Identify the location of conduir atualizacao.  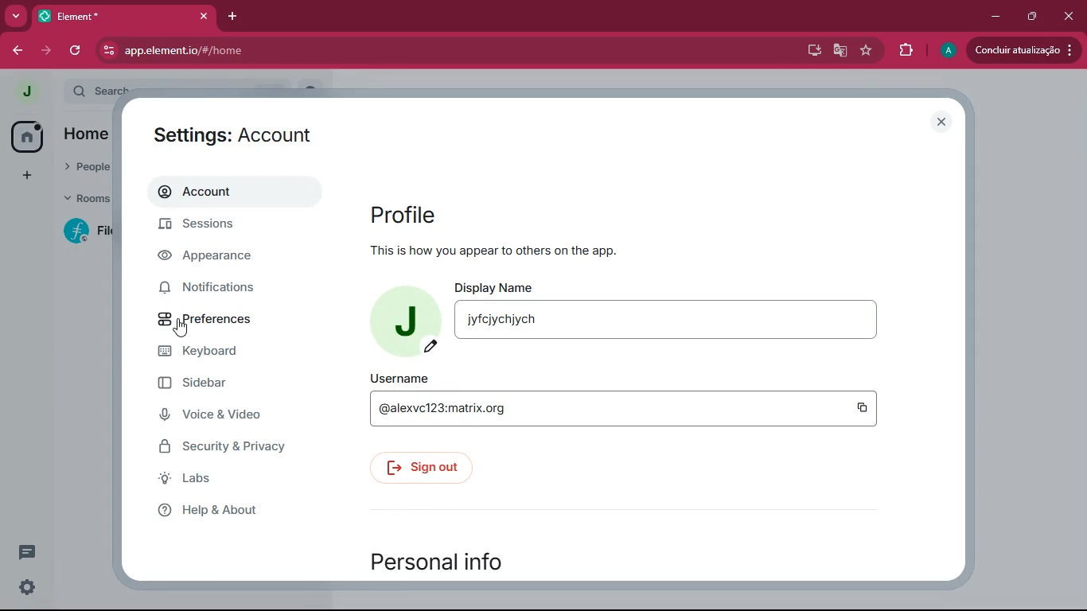
(1023, 50).